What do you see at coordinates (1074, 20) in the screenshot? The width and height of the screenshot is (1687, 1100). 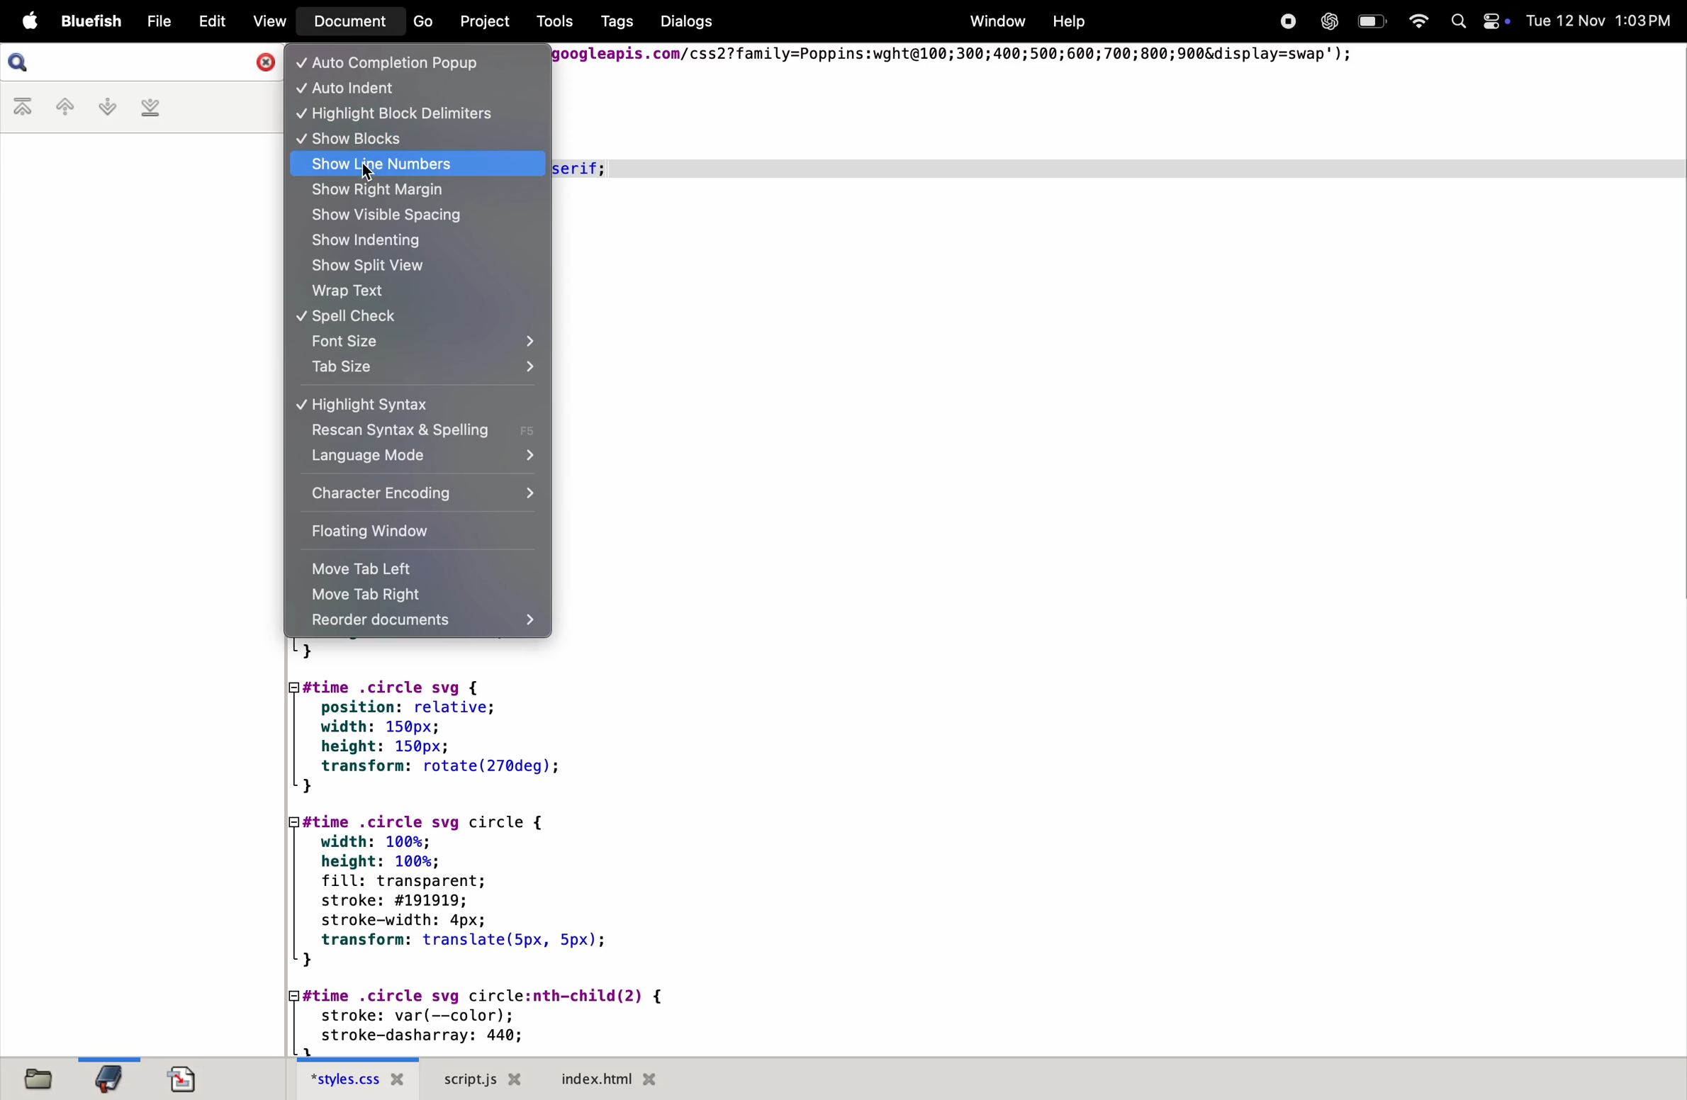 I see `Help` at bounding box center [1074, 20].